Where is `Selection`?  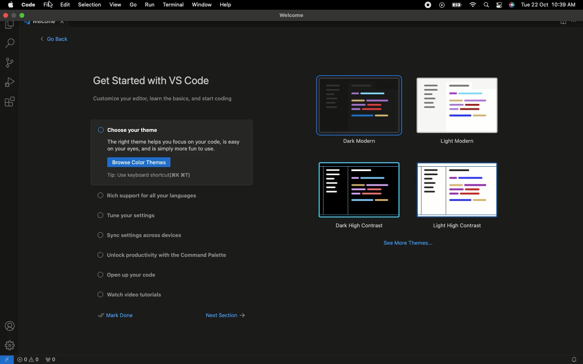
Selection is located at coordinates (91, 5).